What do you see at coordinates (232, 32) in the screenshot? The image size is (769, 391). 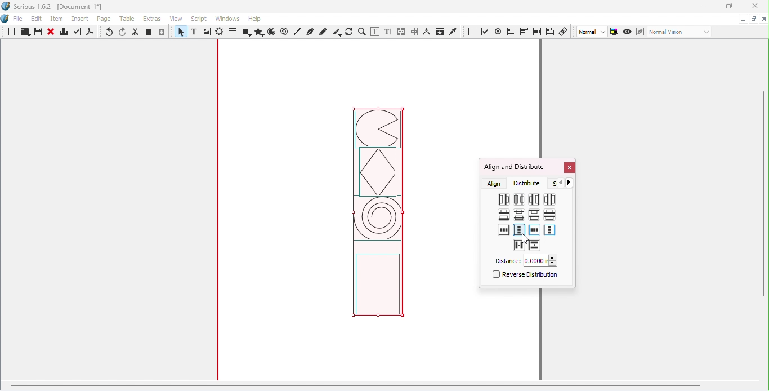 I see `Table` at bounding box center [232, 32].